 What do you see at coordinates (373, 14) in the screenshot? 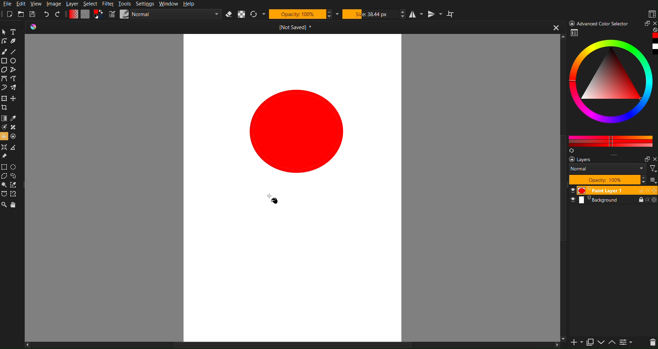
I see `Size 38.44` at bounding box center [373, 14].